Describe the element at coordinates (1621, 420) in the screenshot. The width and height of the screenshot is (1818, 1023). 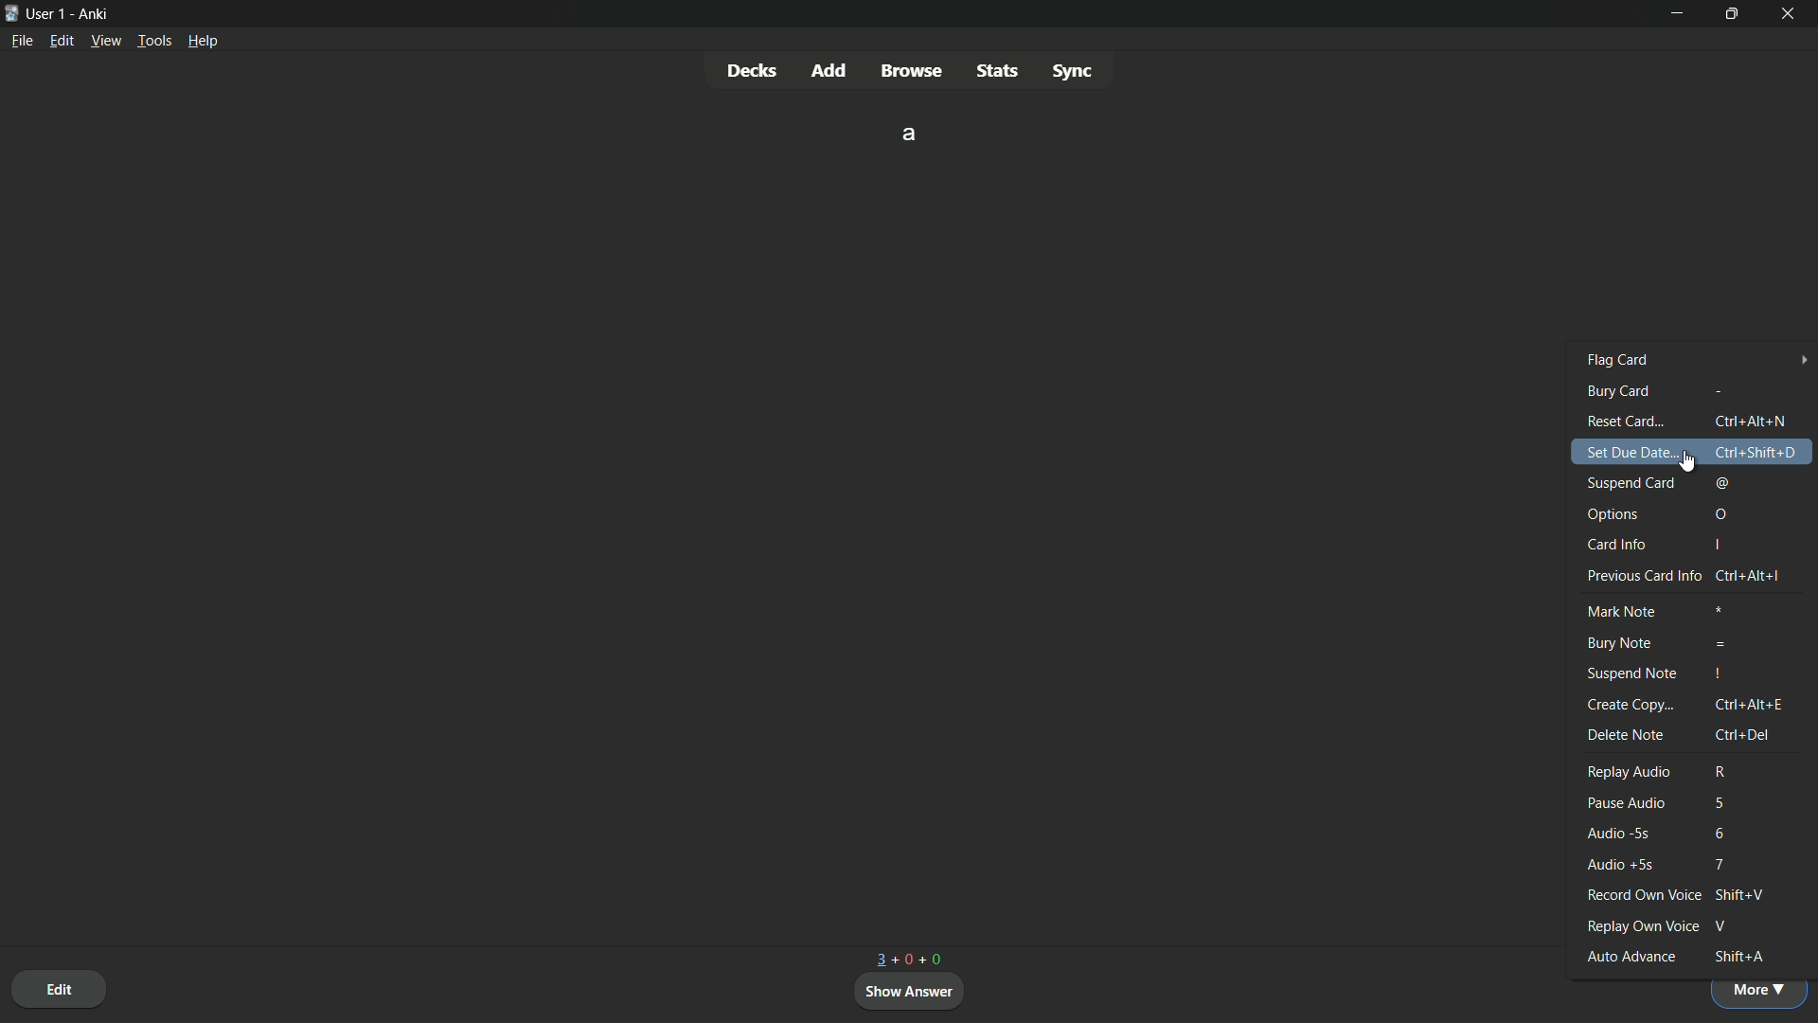
I see `reset card` at that location.